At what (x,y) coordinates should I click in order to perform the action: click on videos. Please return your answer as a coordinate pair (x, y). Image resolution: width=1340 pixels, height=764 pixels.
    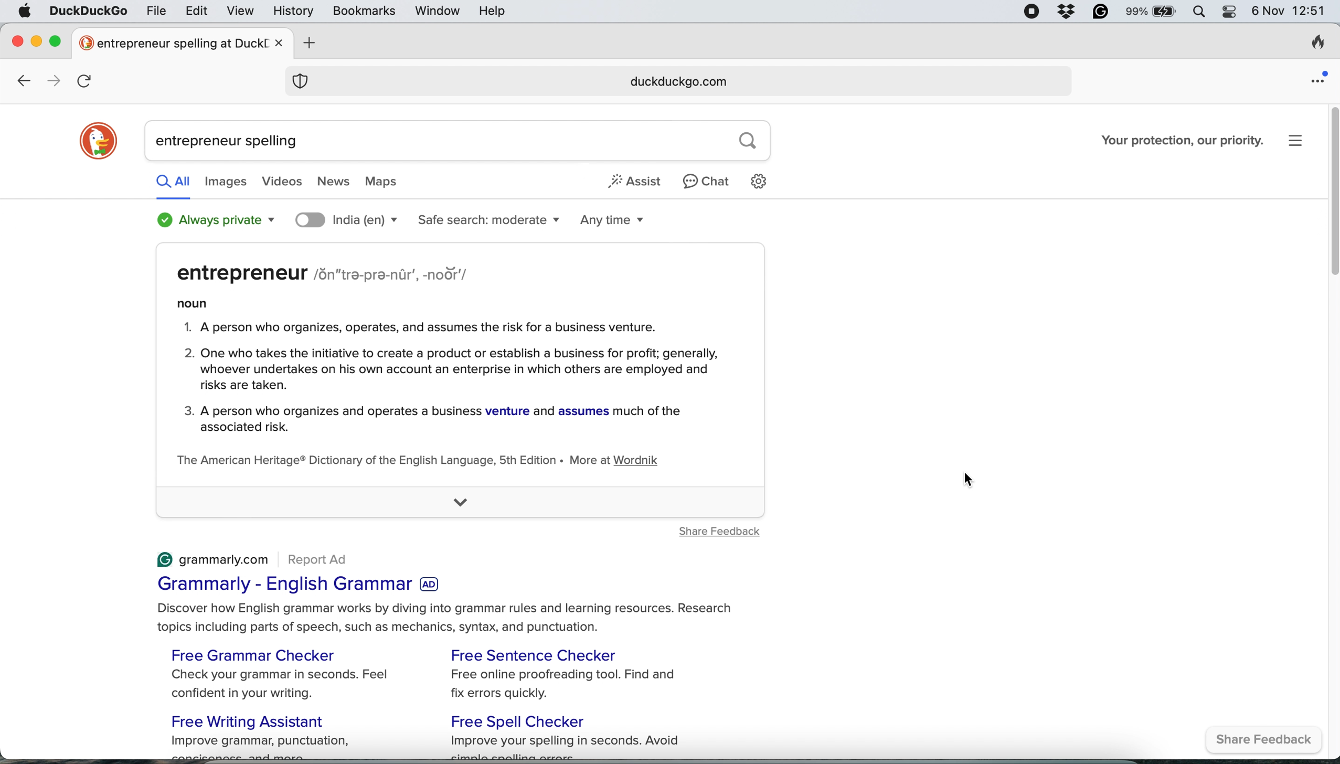
    Looking at the image, I should click on (281, 180).